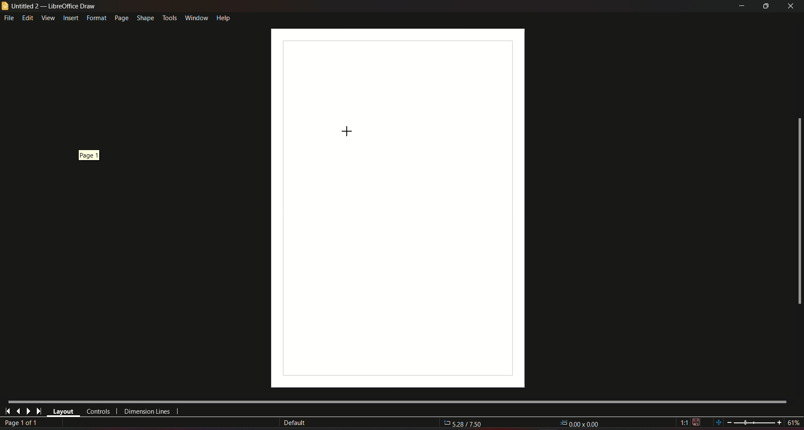 The width and height of the screenshot is (804, 430). What do you see at coordinates (8, 410) in the screenshot?
I see `first page` at bounding box center [8, 410].